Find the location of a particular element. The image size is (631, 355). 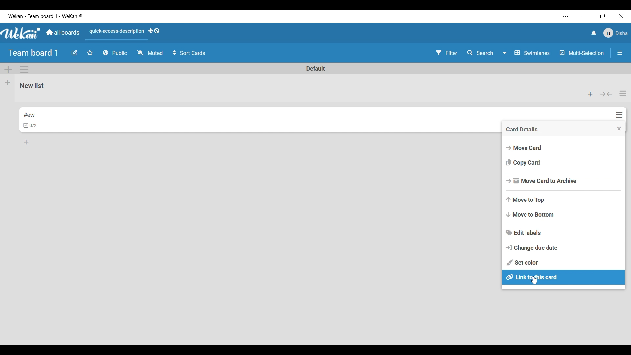

Main dashboard is located at coordinates (63, 33).